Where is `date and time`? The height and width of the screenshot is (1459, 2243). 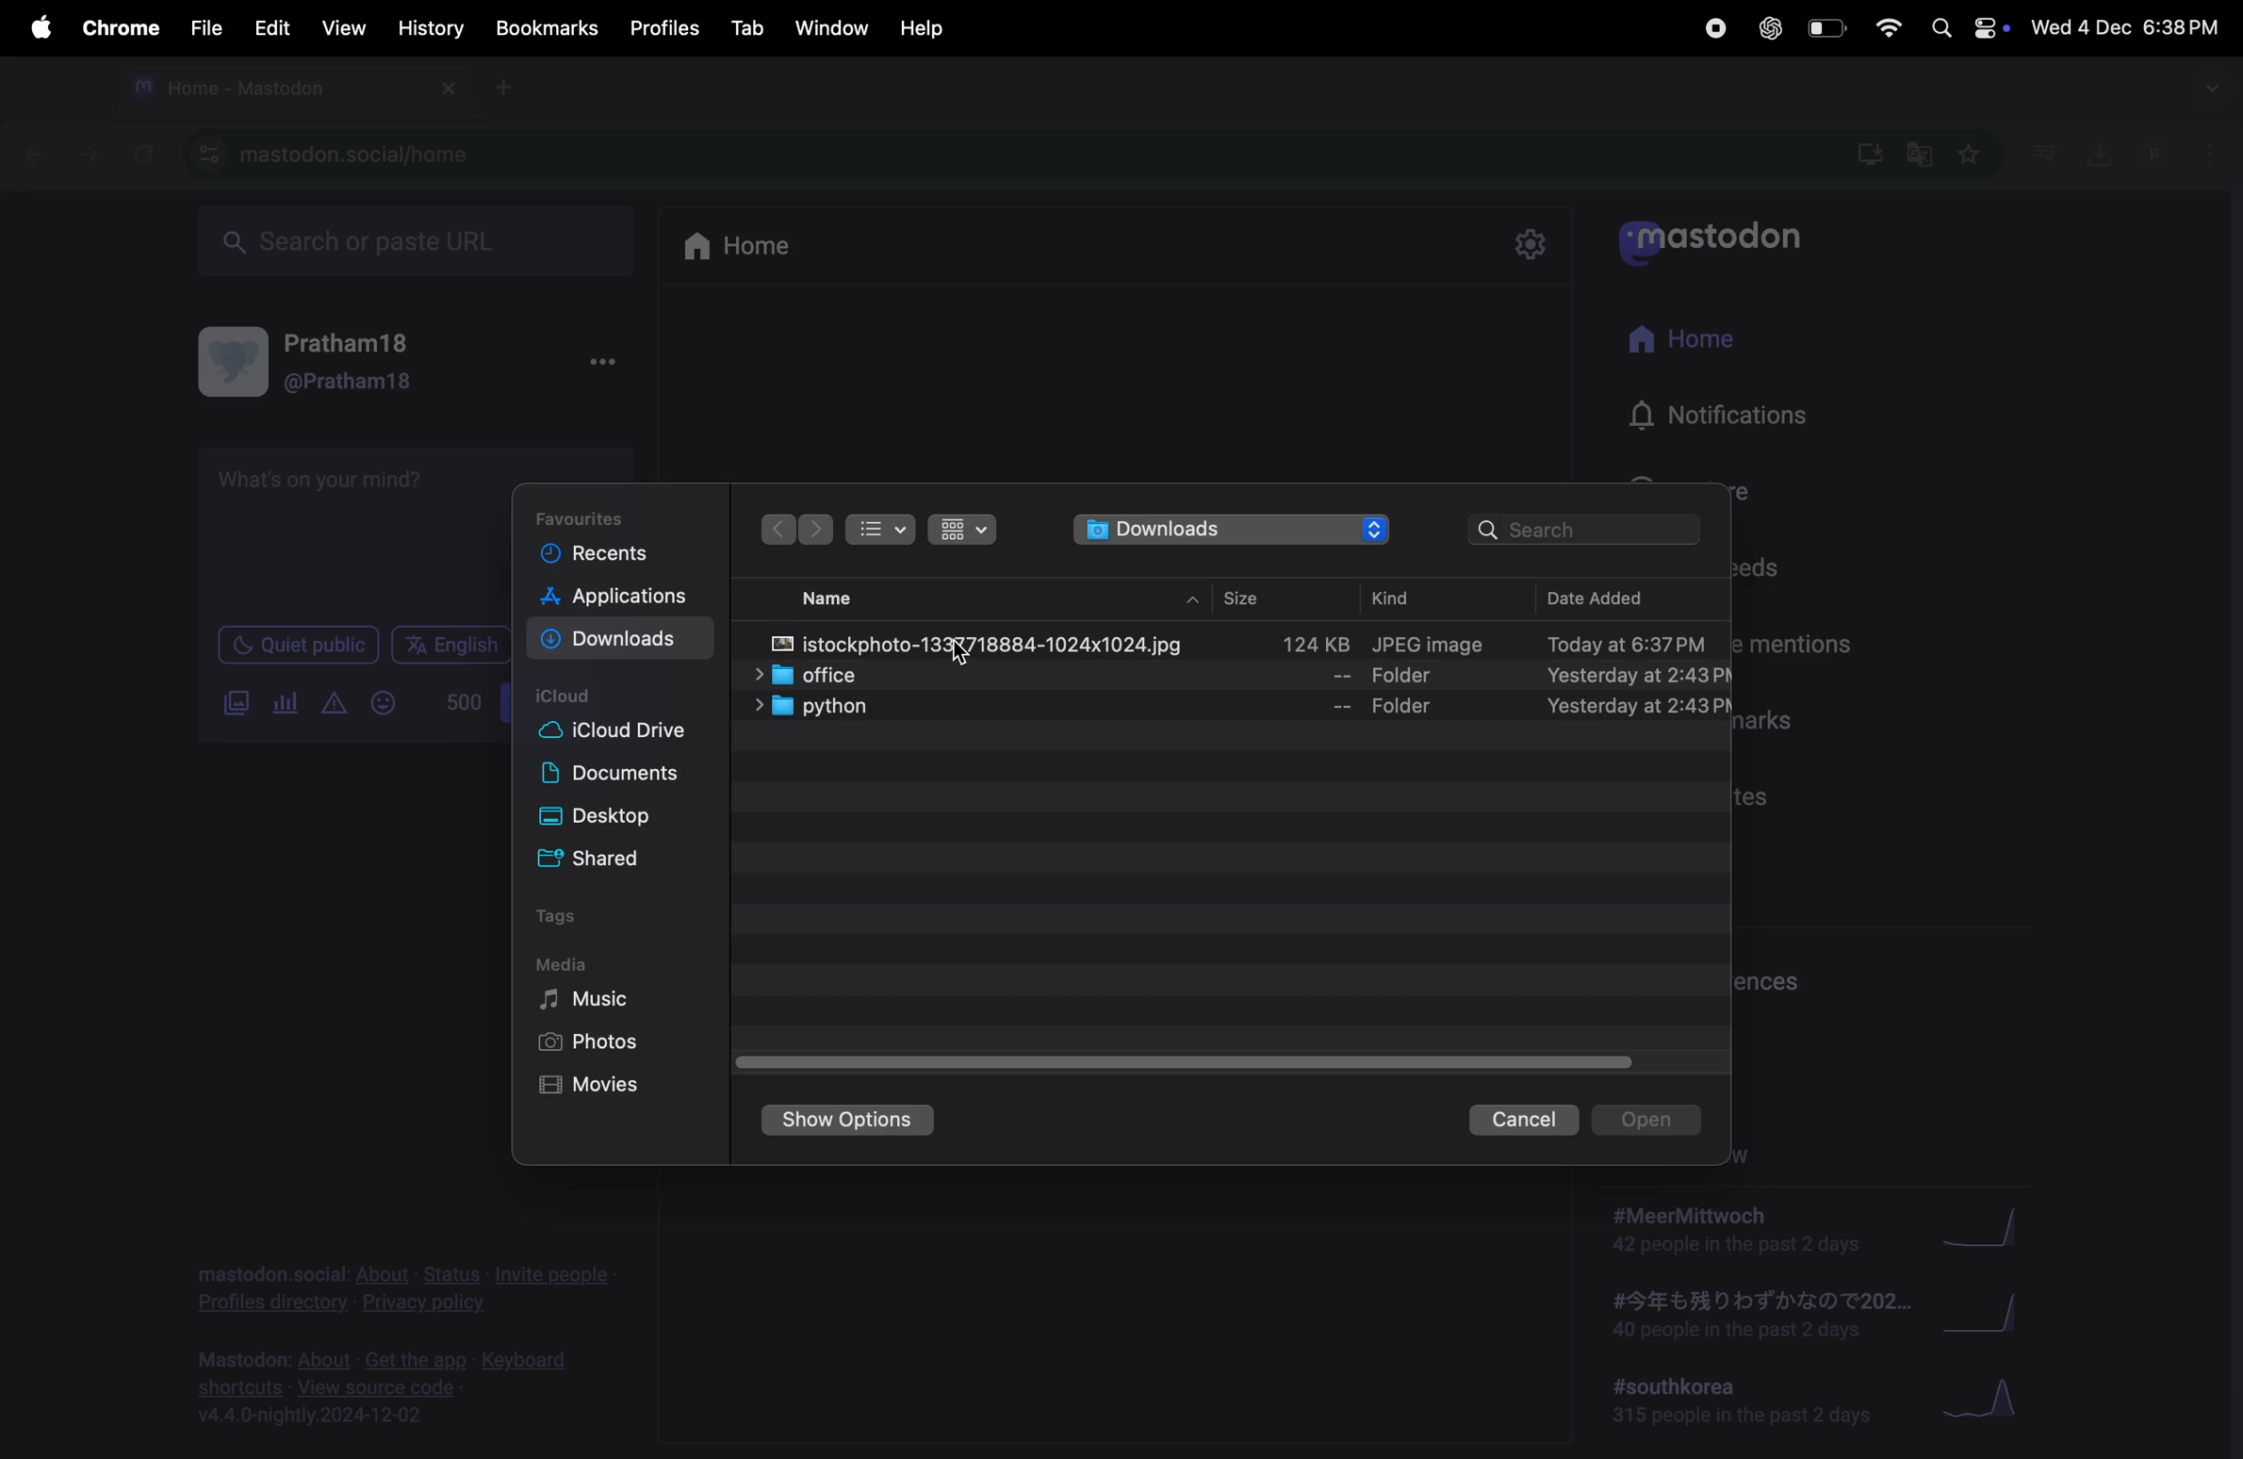 date and time is located at coordinates (2126, 27).